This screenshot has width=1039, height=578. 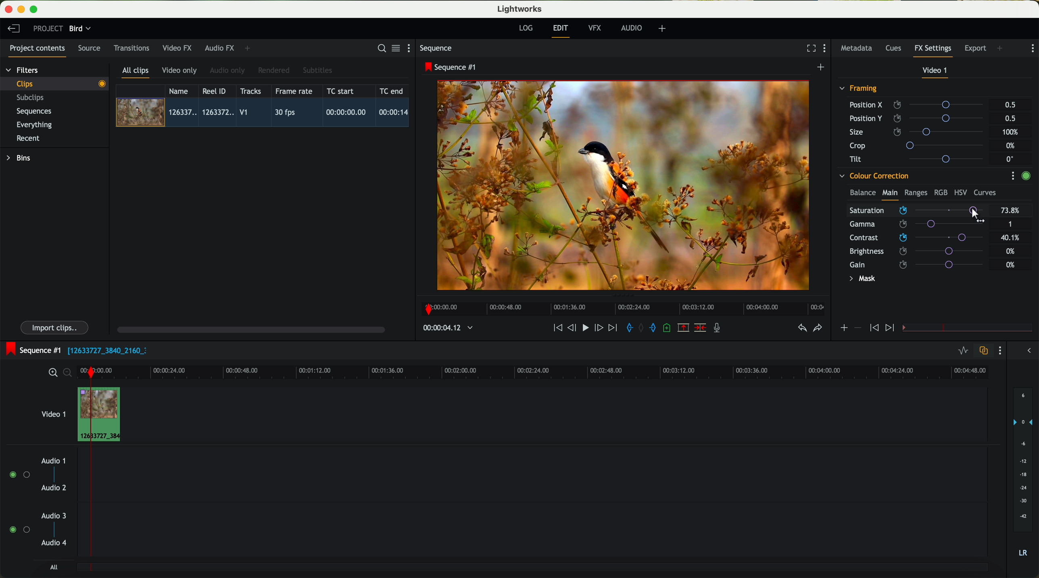 What do you see at coordinates (1002, 49) in the screenshot?
I see `add panel` at bounding box center [1002, 49].